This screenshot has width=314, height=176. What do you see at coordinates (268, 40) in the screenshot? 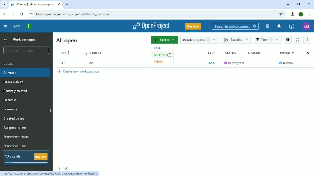
I see `Filter 1` at bounding box center [268, 40].